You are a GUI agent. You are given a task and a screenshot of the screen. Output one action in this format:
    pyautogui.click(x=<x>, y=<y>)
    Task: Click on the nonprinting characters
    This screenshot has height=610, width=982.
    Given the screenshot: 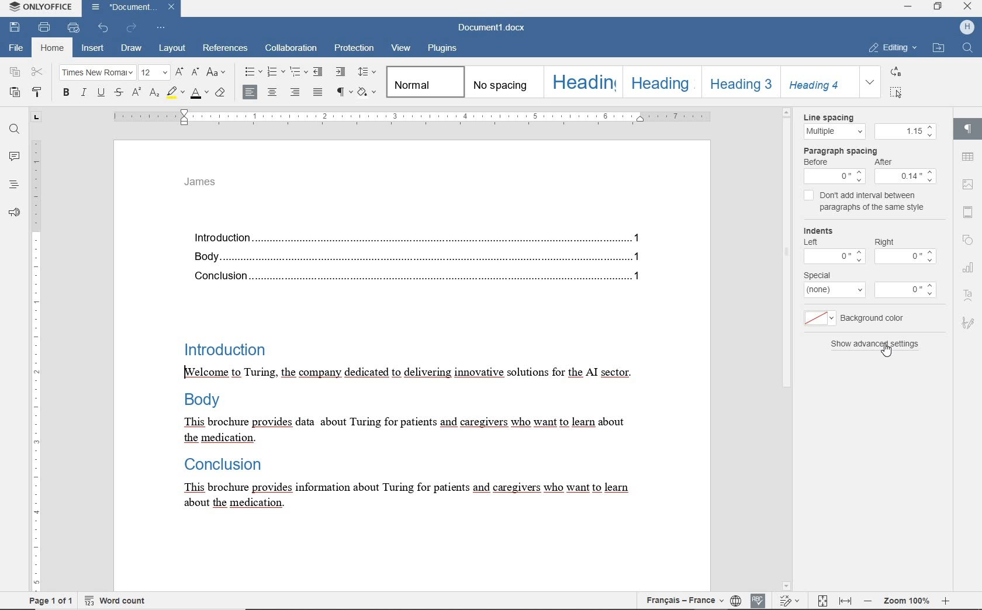 What is the action you would take?
    pyautogui.click(x=343, y=92)
    